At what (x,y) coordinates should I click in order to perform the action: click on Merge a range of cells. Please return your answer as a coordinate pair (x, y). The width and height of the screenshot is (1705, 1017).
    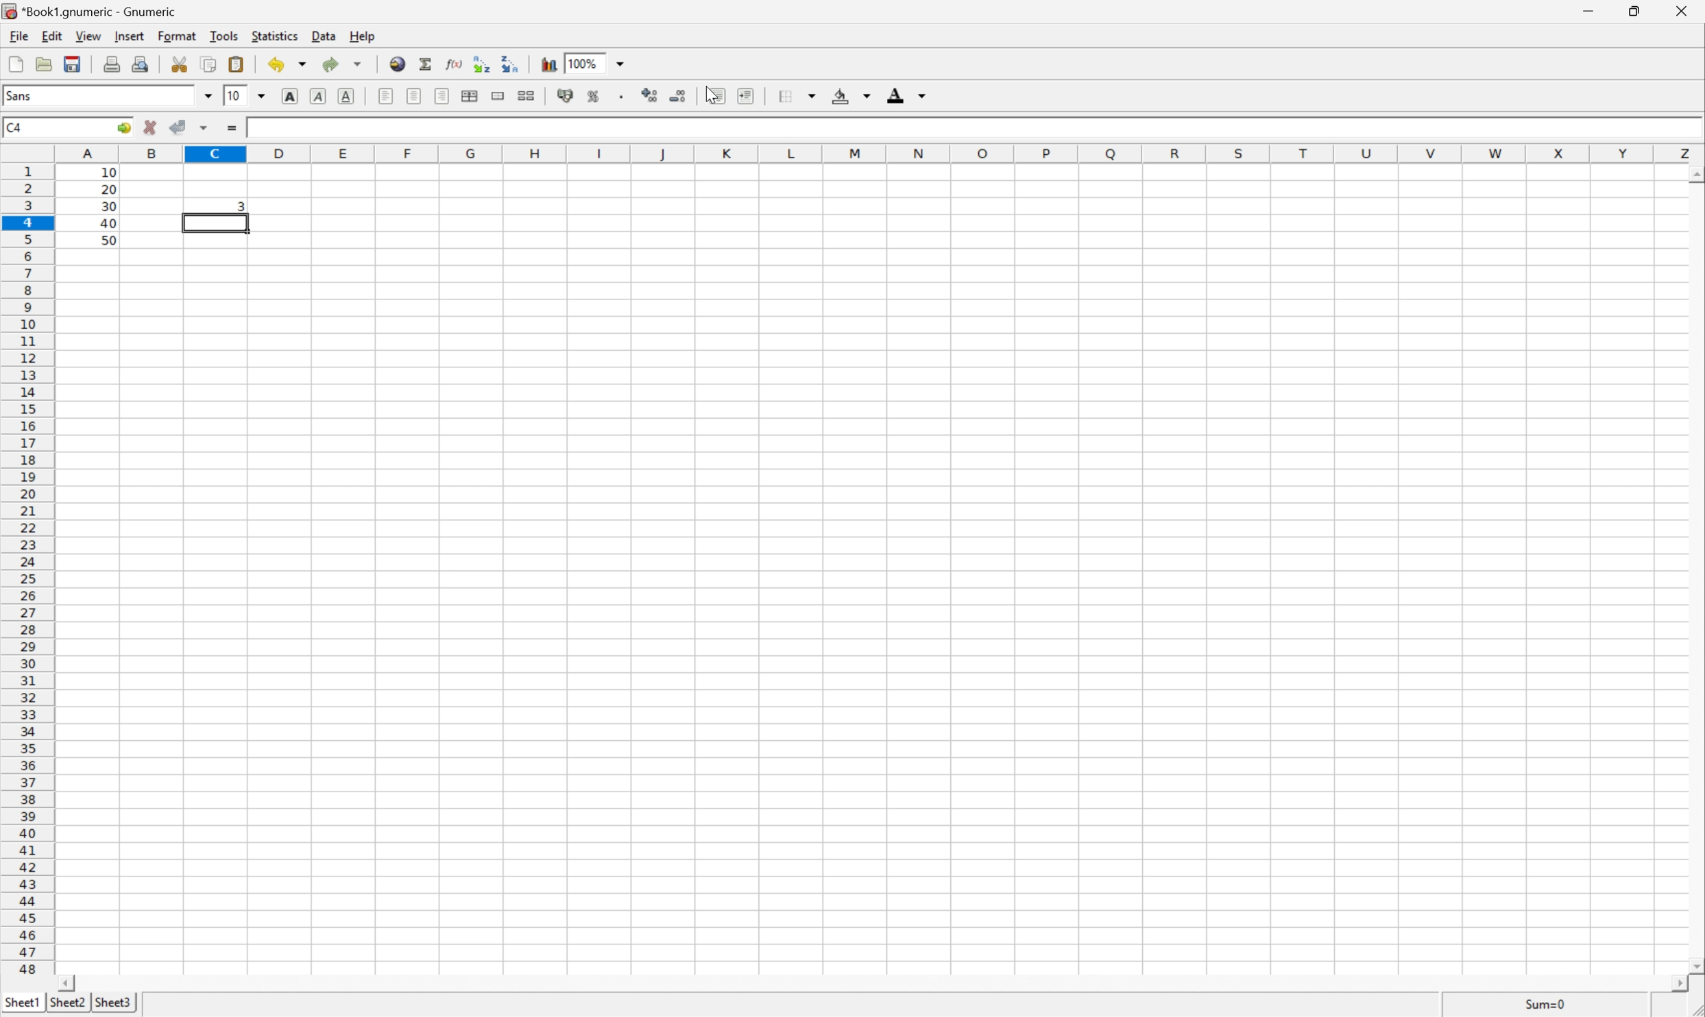
    Looking at the image, I should click on (498, 97).